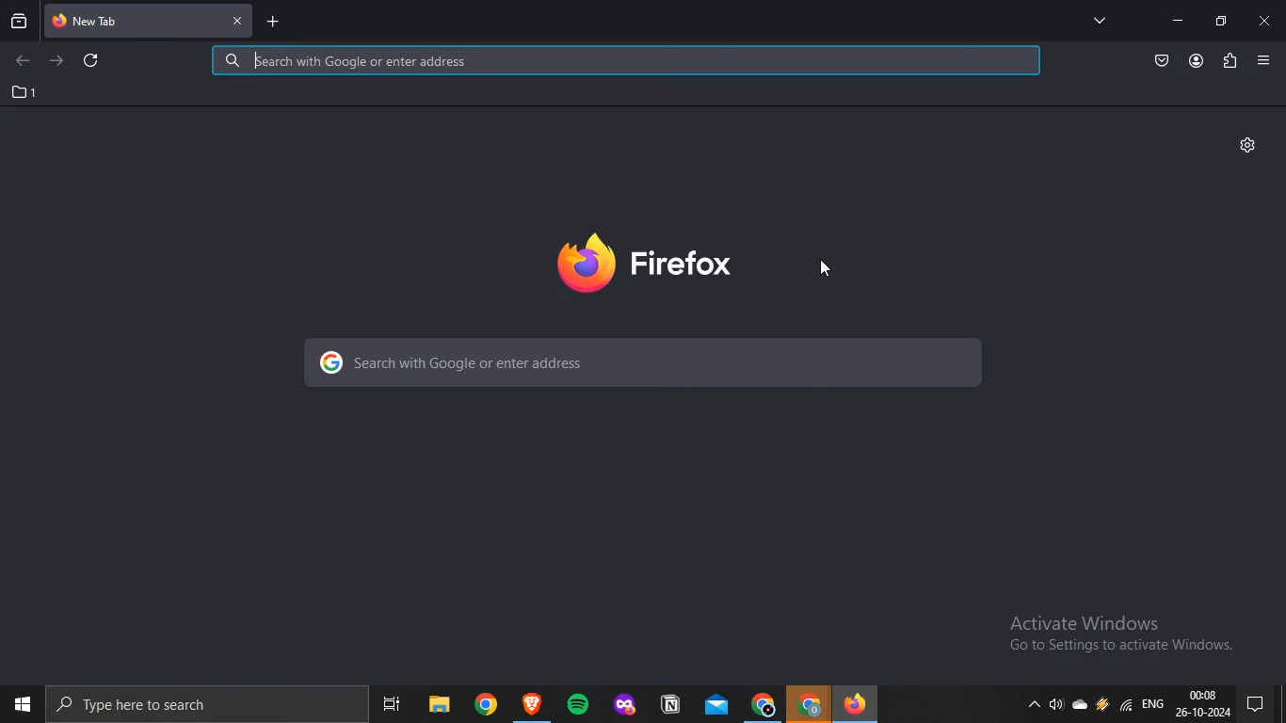  I want to click on new tab, so click(272, 24).